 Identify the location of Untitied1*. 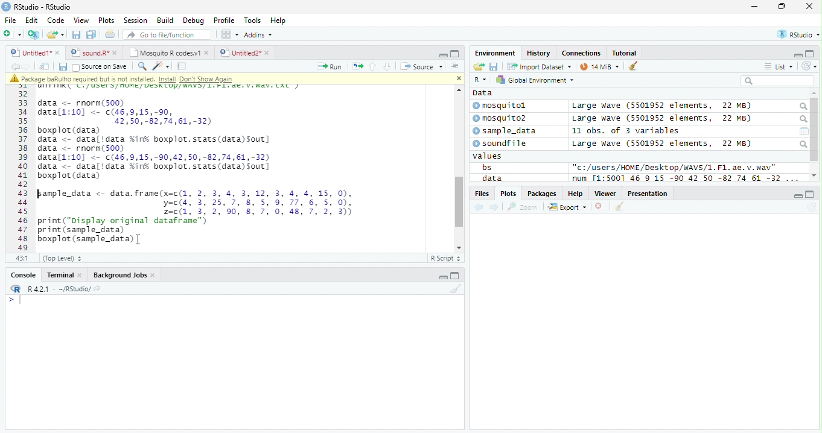
(35, 52).